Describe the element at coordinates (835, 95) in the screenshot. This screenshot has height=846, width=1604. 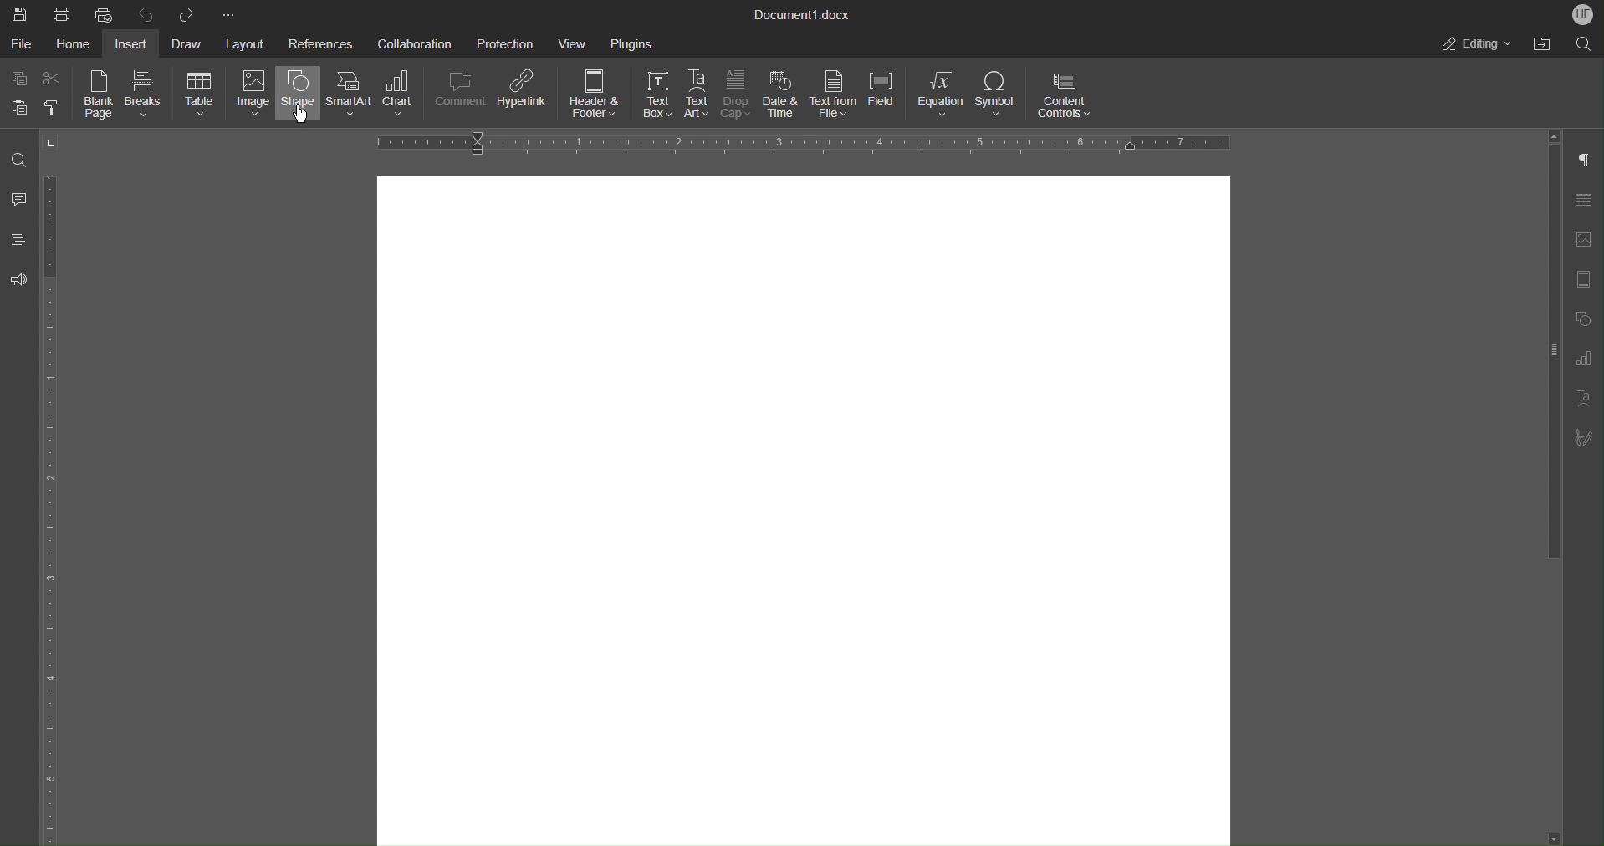
I see `Text from File` at that location.